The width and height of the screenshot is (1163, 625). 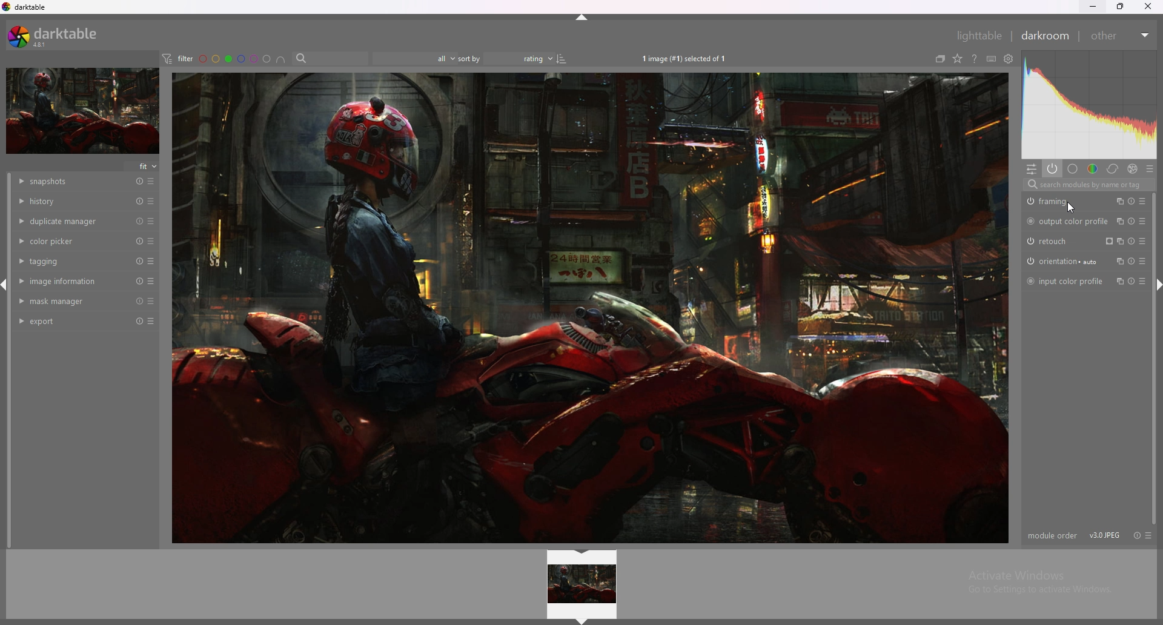 I want to click on reset, so click(x=1137, y=535).